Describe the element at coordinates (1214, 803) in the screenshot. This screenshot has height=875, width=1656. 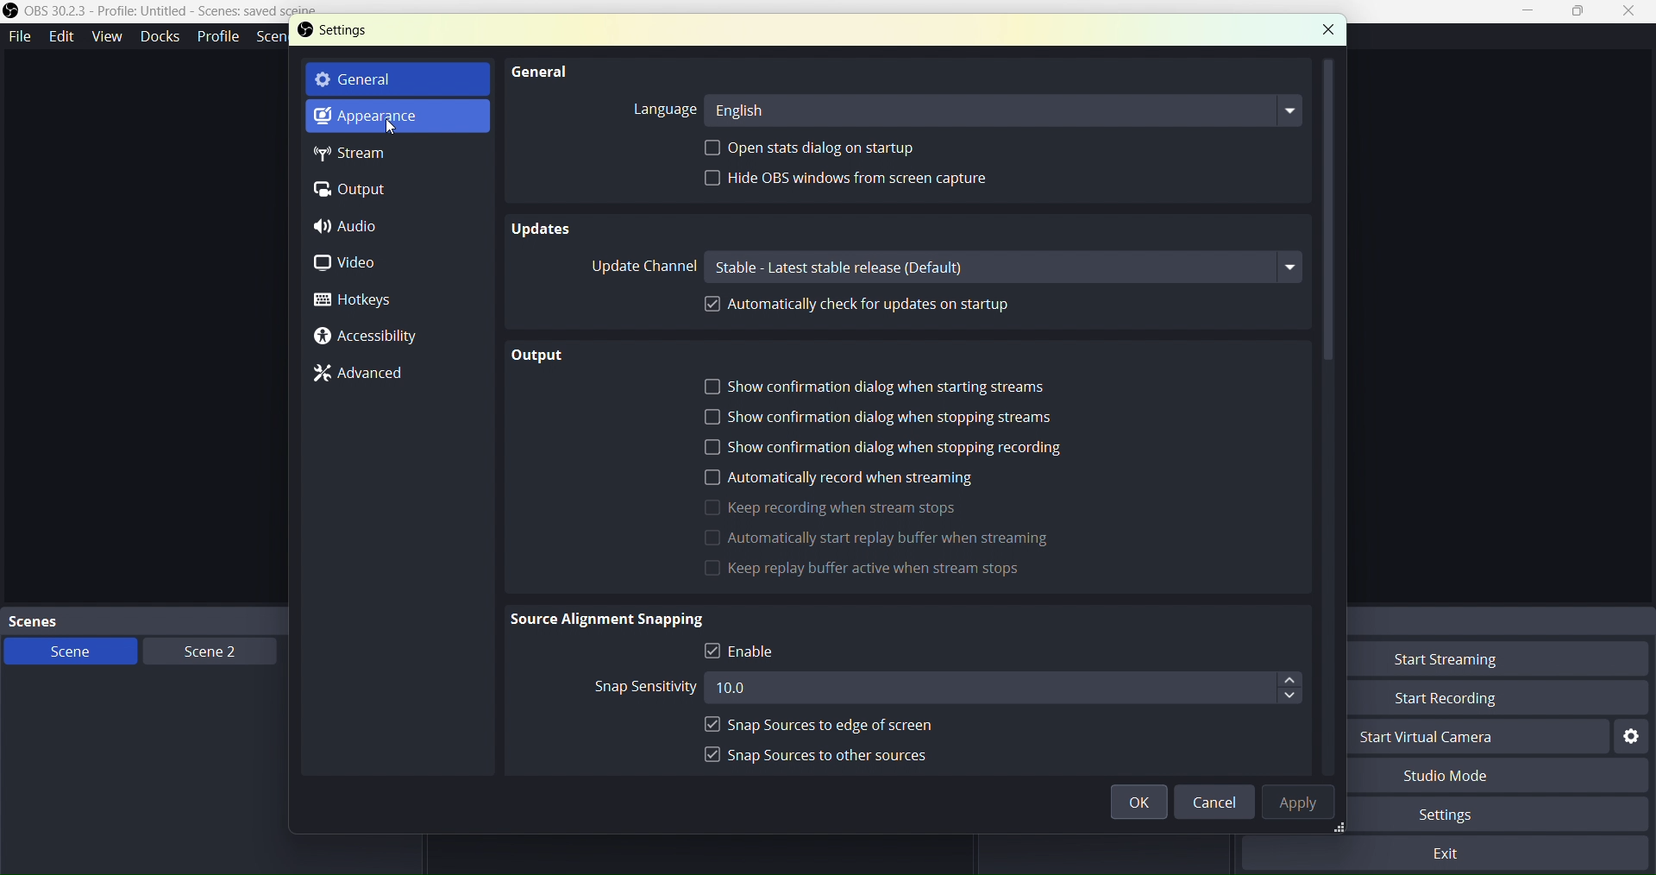
I see `Cancel` at that location.